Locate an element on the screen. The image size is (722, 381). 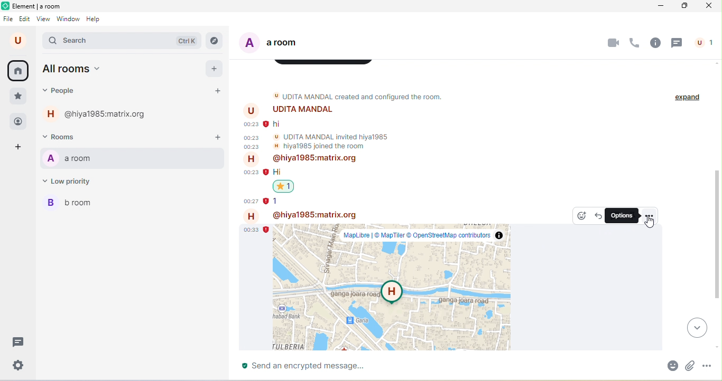
text message: "hi" is located at coordinates (277, 125).